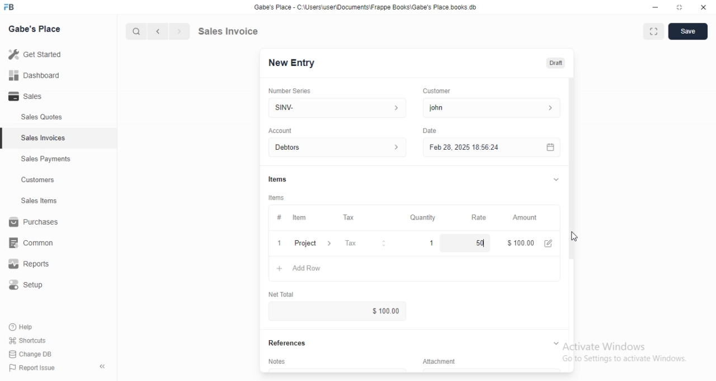 The height and width of the screenshot is (381, 716). What do you see at coordinates (703, 8) in the screenshot?
I see `close` at bounding box center [703, 8].